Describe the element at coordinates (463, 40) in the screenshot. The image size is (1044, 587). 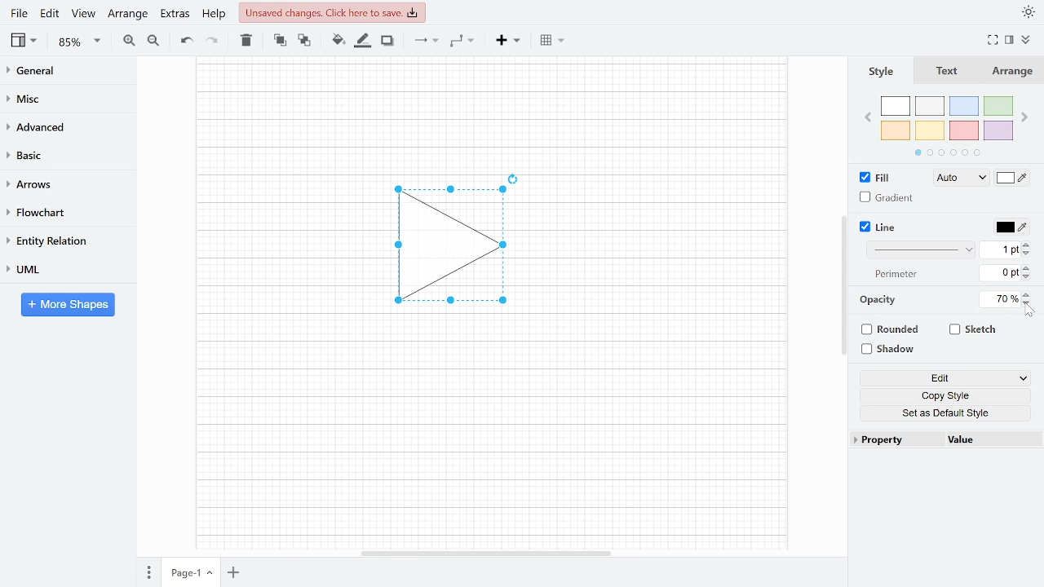
I see `Waypoints` at that location.